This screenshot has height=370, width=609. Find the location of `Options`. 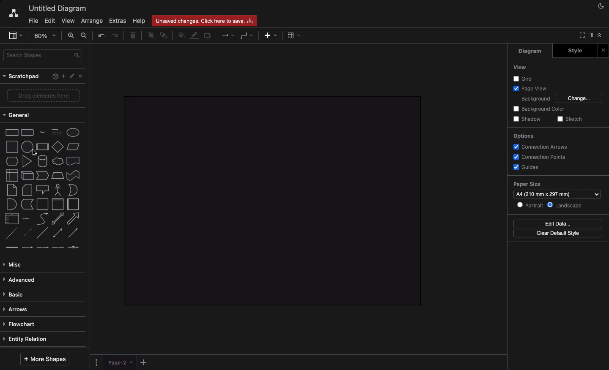

Options is located at coordinates (96, 362).